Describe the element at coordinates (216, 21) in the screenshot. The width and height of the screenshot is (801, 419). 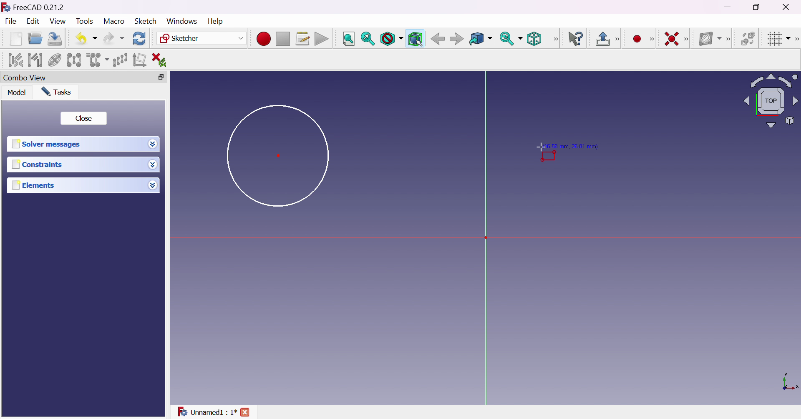
I see `Help` at that location.